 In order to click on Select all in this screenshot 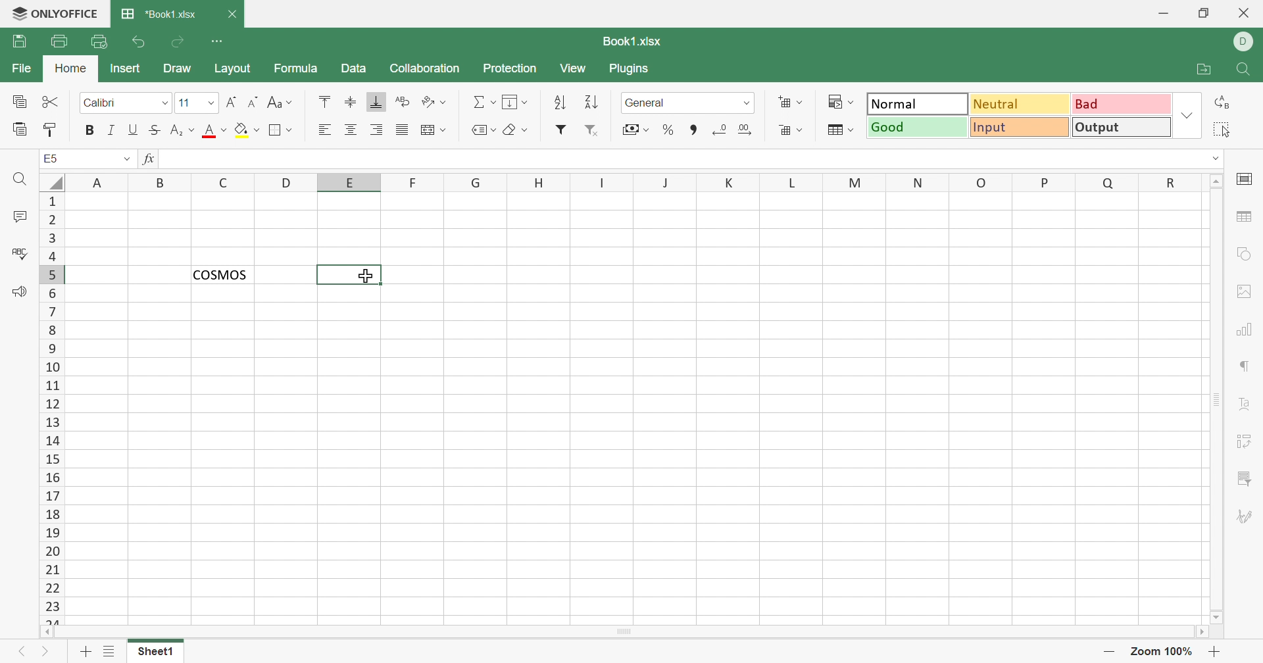, I will do `click(1222, 130)`.